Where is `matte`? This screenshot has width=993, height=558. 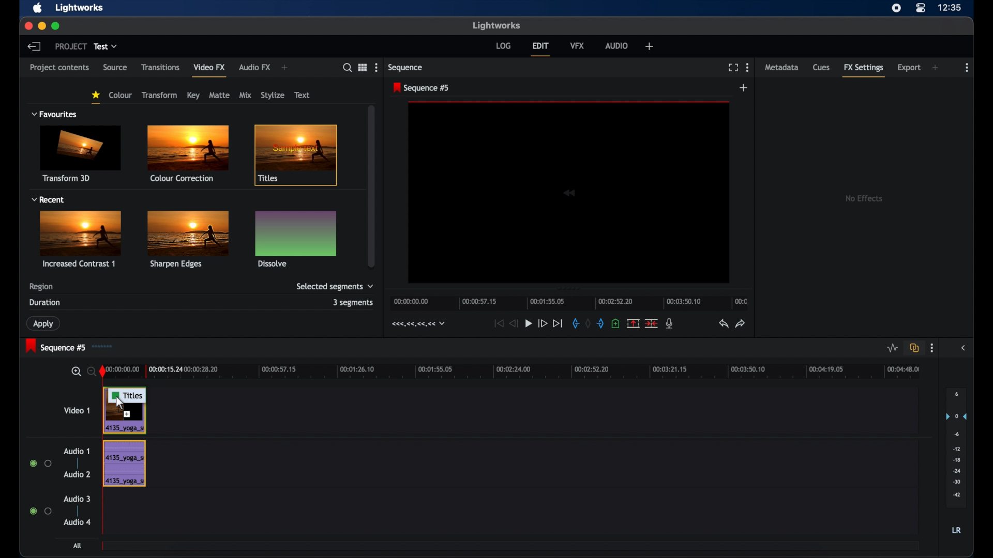 matte is located at coordinates (220, 95).